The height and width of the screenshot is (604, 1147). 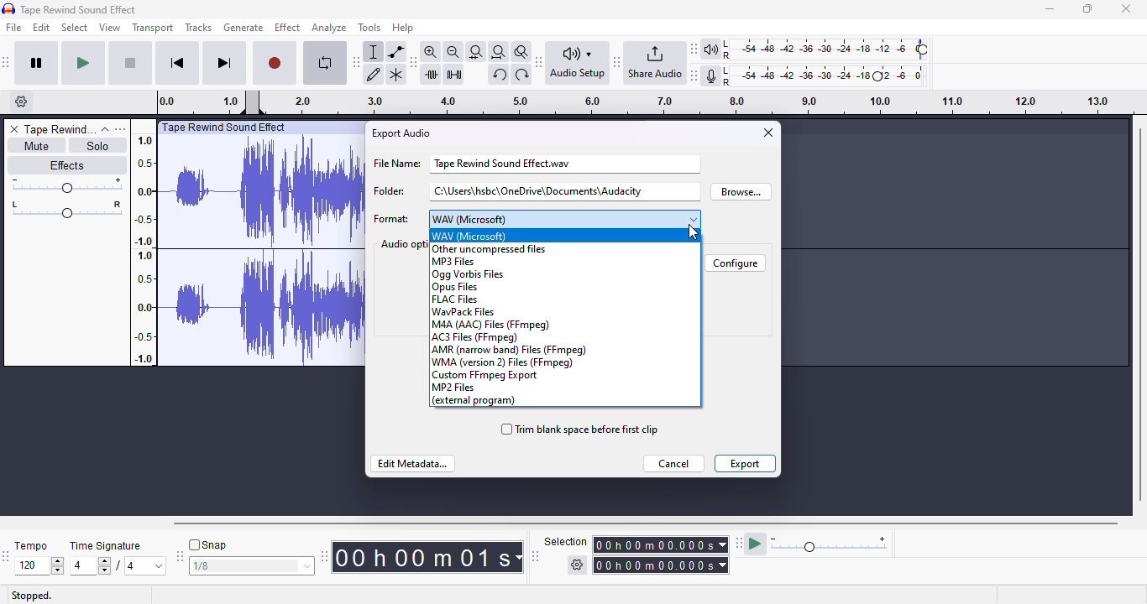 I want to click on undo, so click(x=499, y=75).